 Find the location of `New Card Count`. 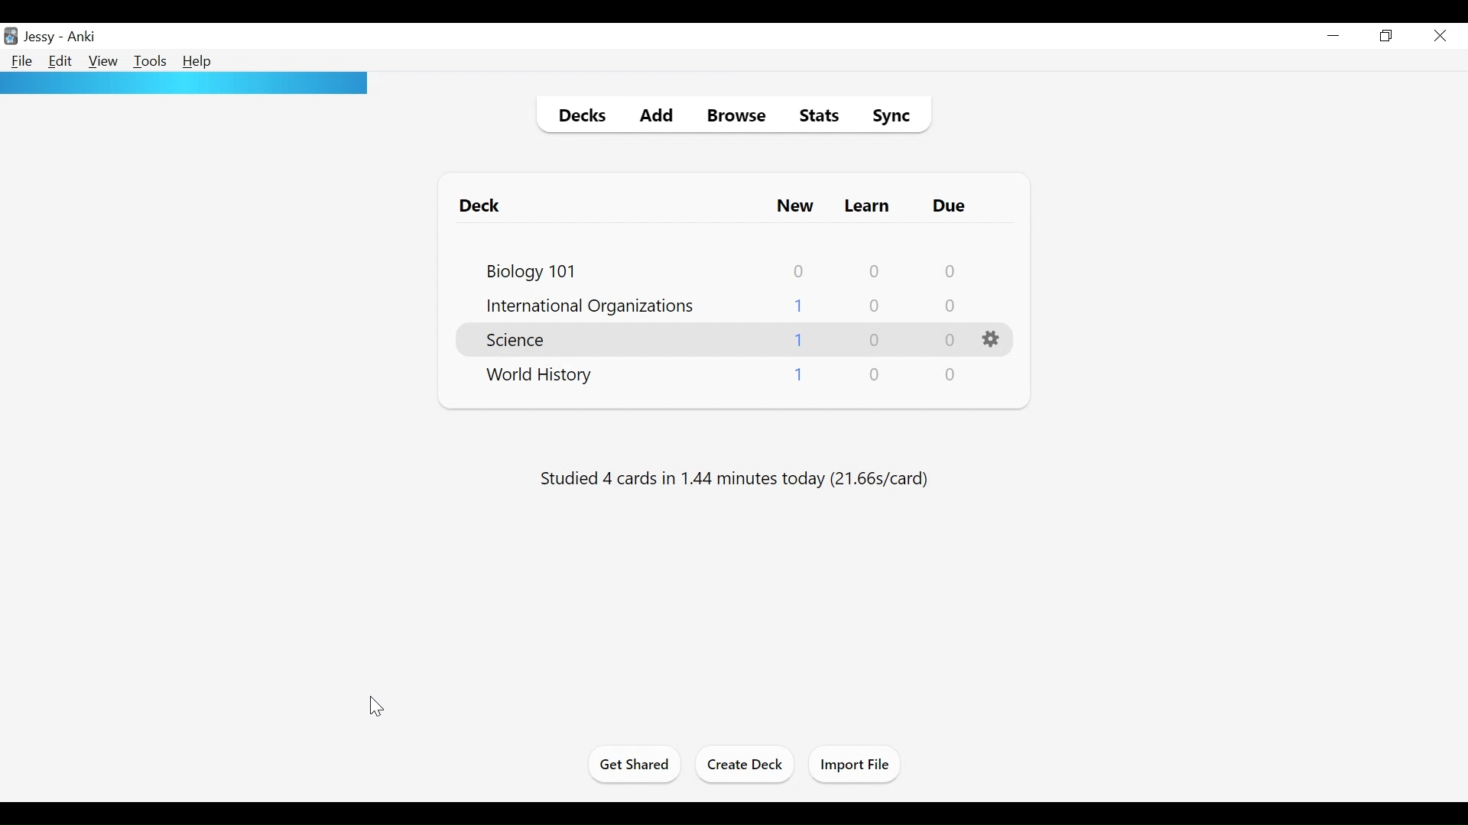

New Card Count is located at coordinates (800, 269).